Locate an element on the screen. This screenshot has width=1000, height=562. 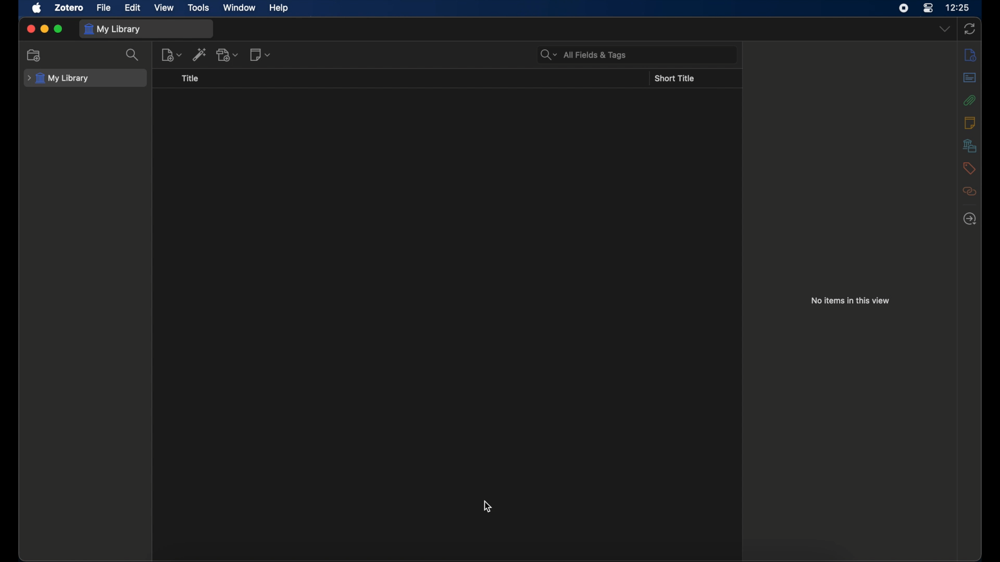
attachments is located at coordinates (970, 100).